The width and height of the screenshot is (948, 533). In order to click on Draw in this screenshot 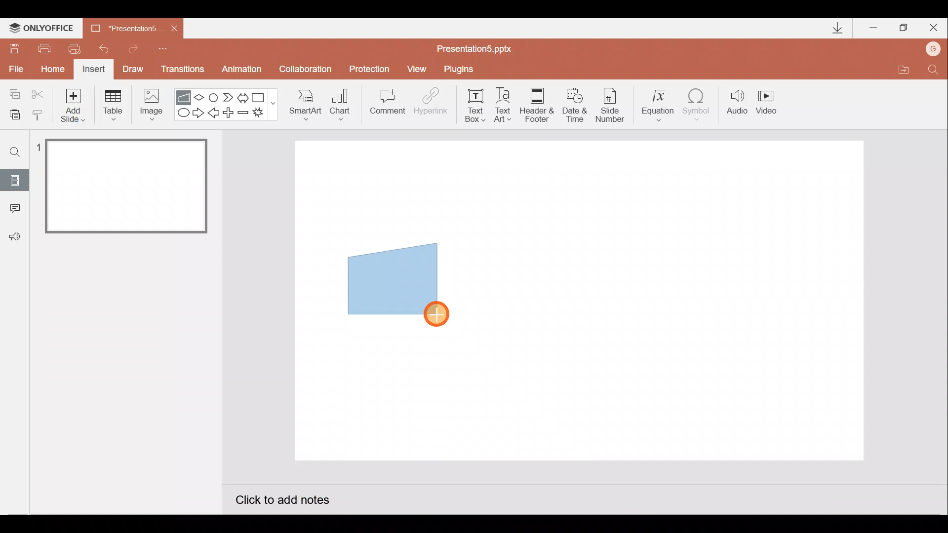, I will do `click(133, 68)`.